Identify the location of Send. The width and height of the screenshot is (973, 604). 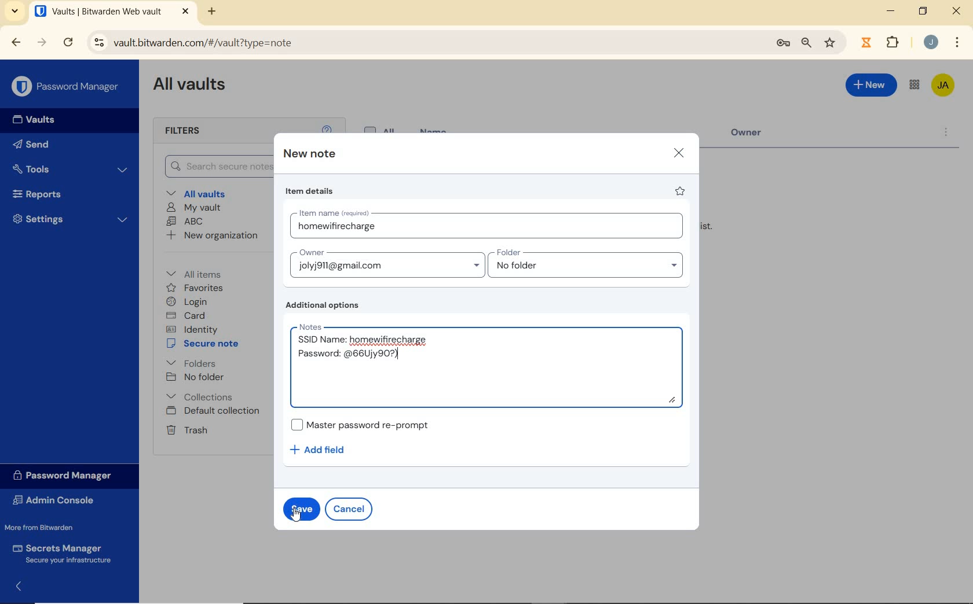
(35, 143).